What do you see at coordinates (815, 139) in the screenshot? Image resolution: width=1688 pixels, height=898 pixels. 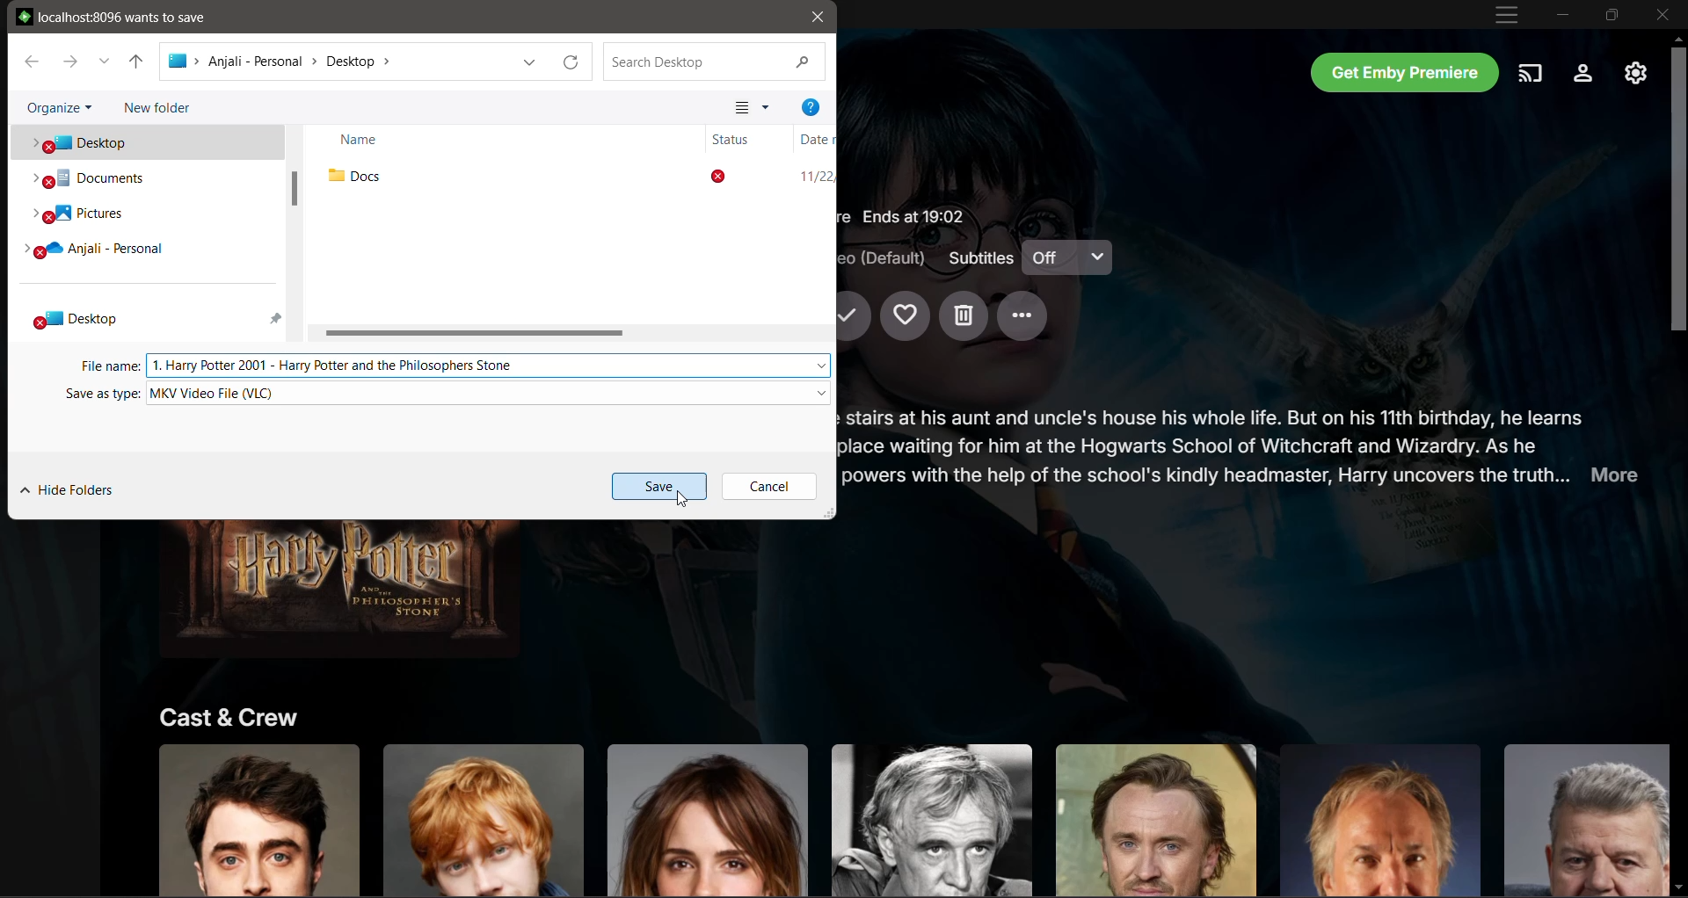 I see `Date column` at bounding box center [815, 139].